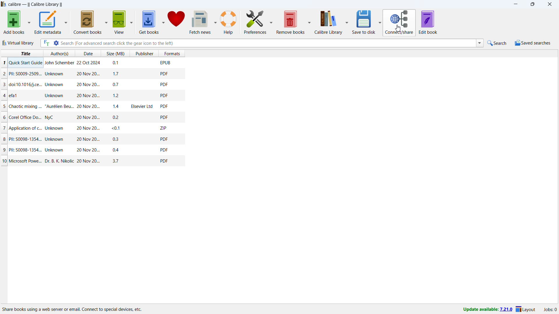 This screenshot has width=559, height=314. I want to click on virtual library, so click(18, 43).